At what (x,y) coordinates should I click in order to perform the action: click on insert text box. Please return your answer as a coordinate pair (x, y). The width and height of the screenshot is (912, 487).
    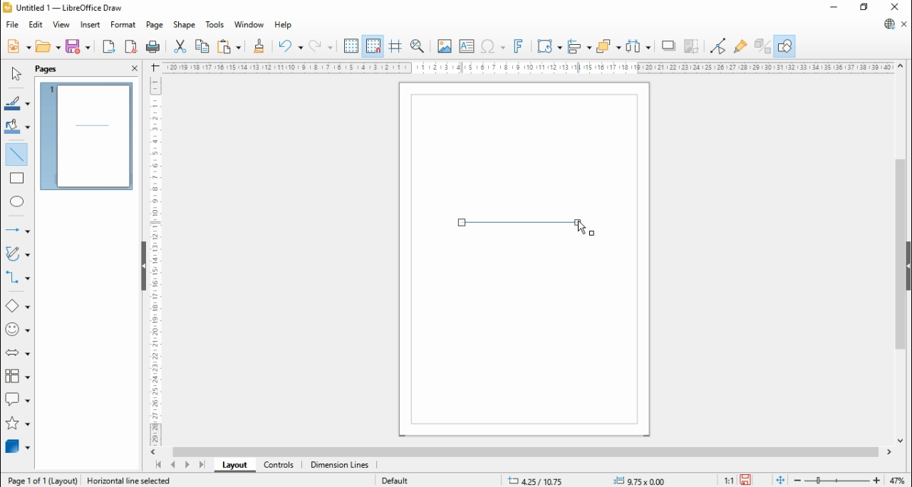
    Looking at the image, I should click on (465, 46).